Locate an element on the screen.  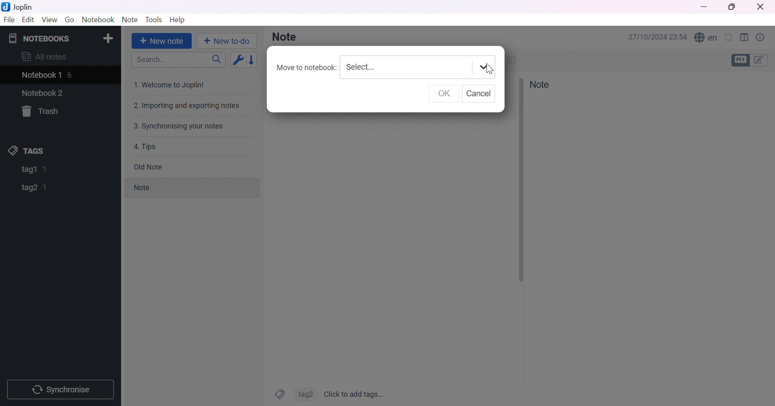
Click to add tags is located at coordinates (355, 393).